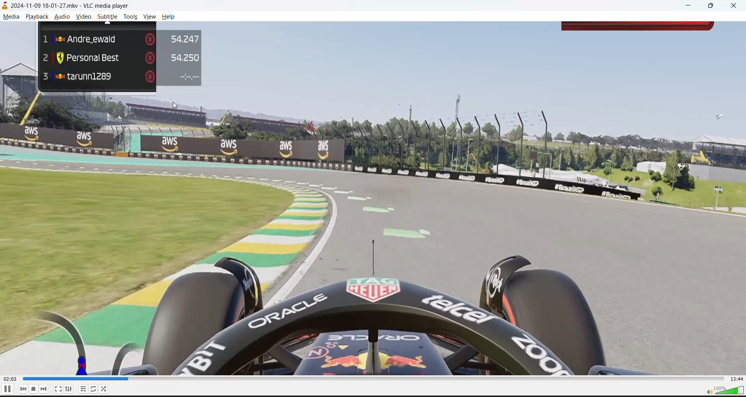 Image resolution: width=746 pixels, height=397 pixels. What do you see at coordinates (84, 388) in the screenshot?
I see `toggle playlist` at bounding box center [84, 388].